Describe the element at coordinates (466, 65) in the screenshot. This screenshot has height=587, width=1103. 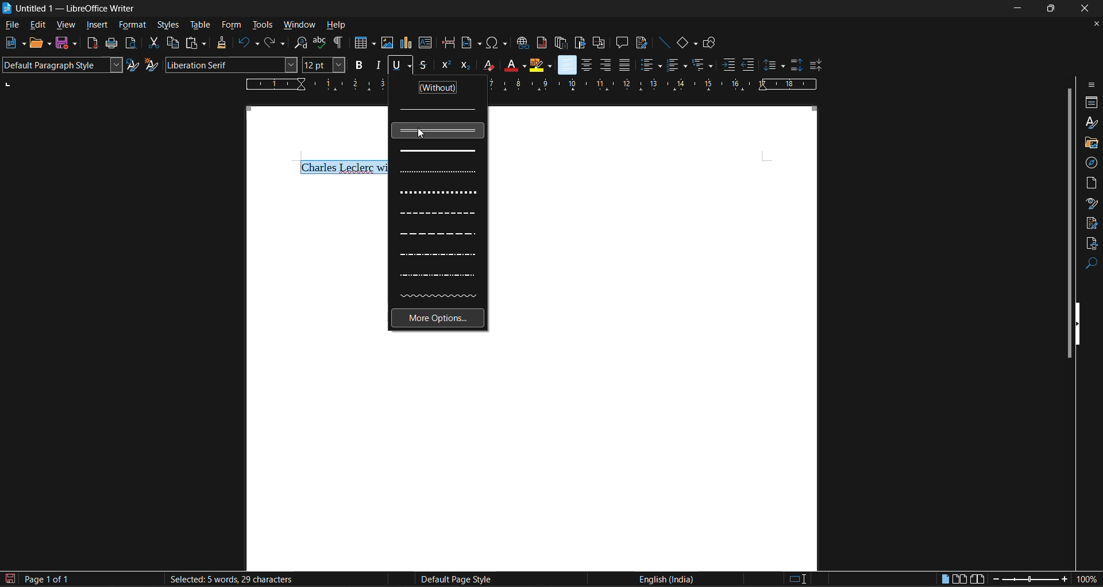
I see `subscript` at that location.